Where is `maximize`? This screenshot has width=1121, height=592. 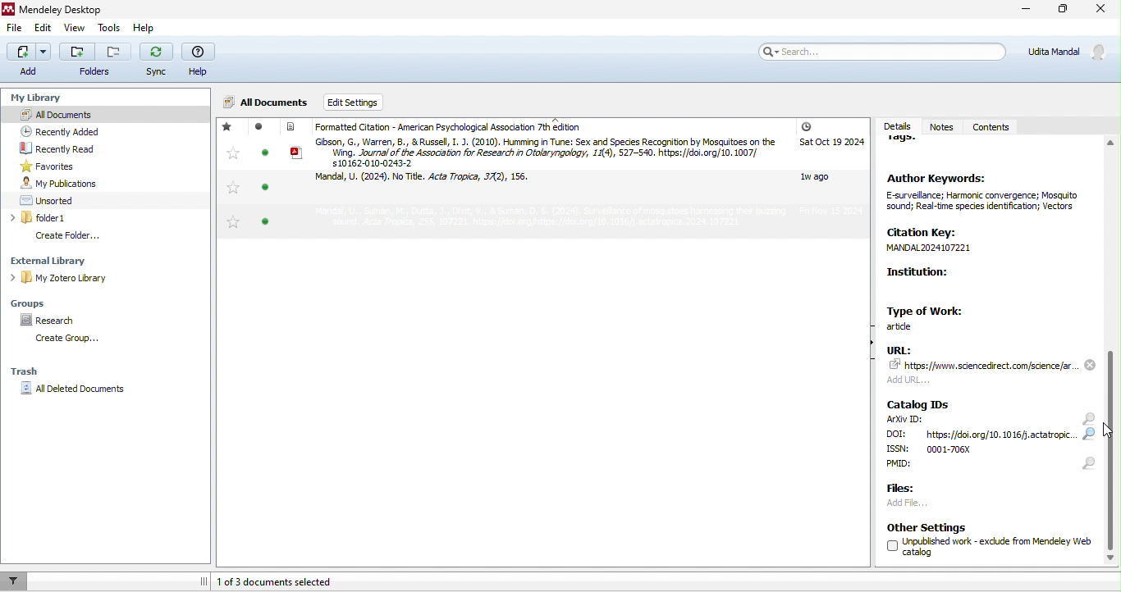
maximize is located at coordinates (1059, 11).